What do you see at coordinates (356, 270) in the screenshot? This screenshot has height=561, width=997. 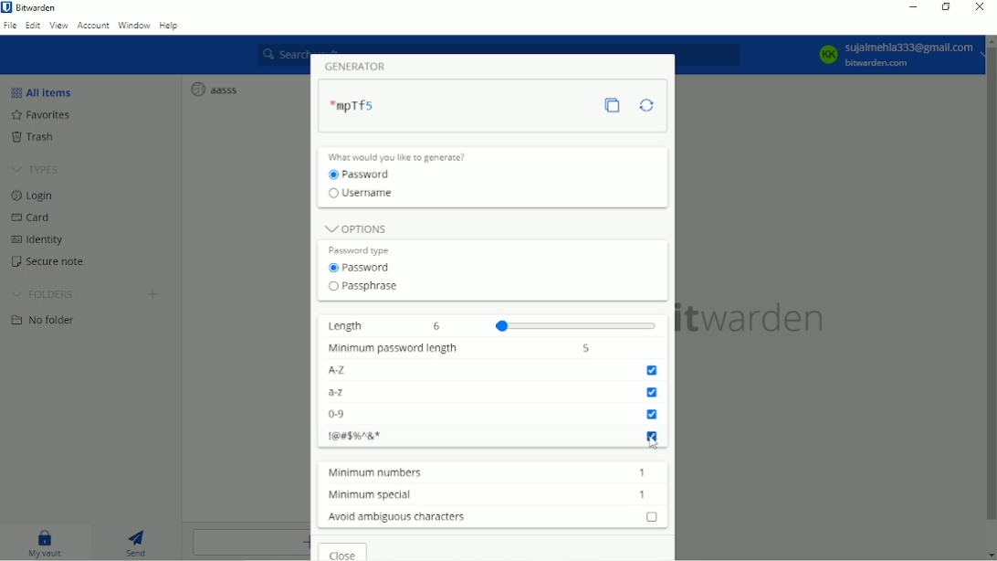 I see `password radio button` at bounding box center [356, 270].